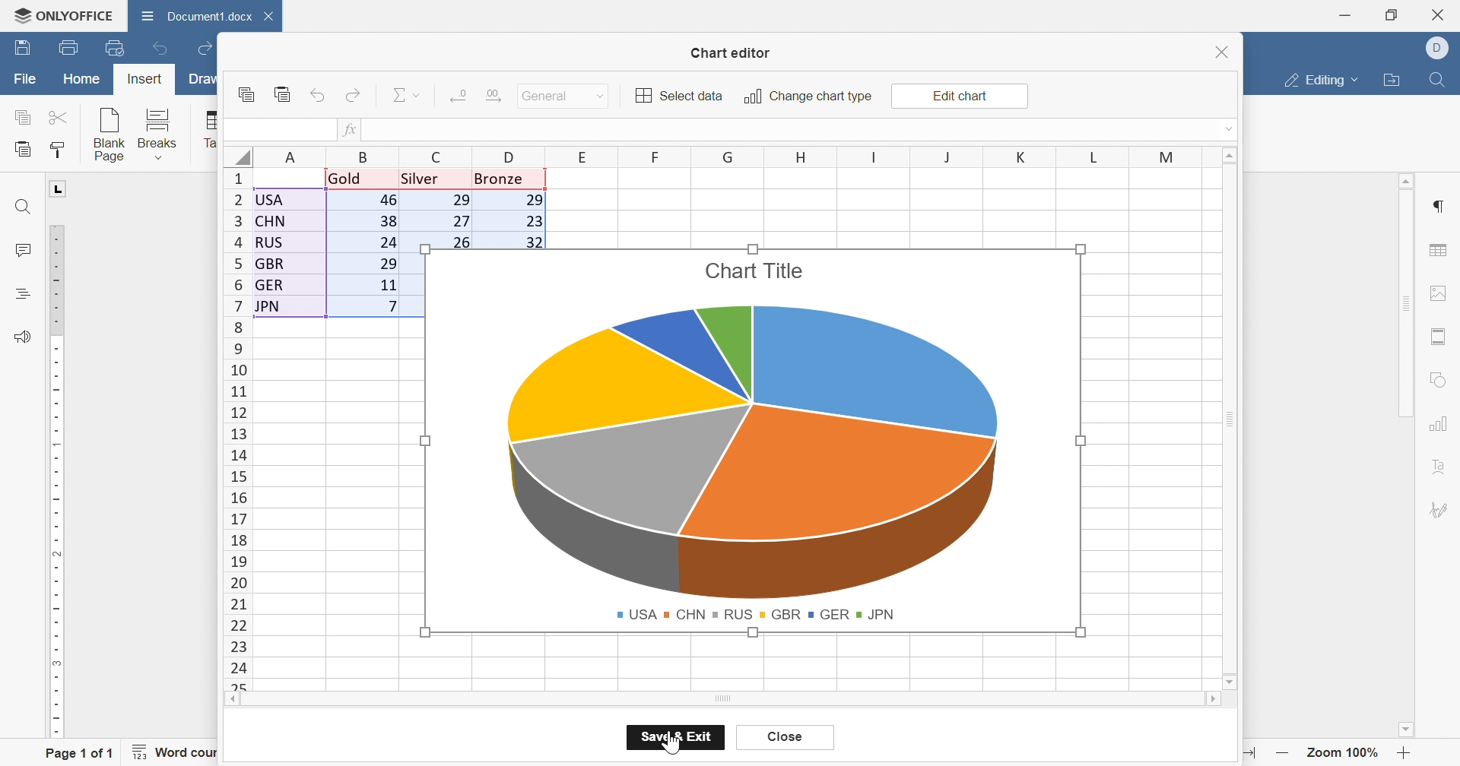 This screenshot has height=766, width=1460. I want to click on Scroll Down, so click(1404, 728).